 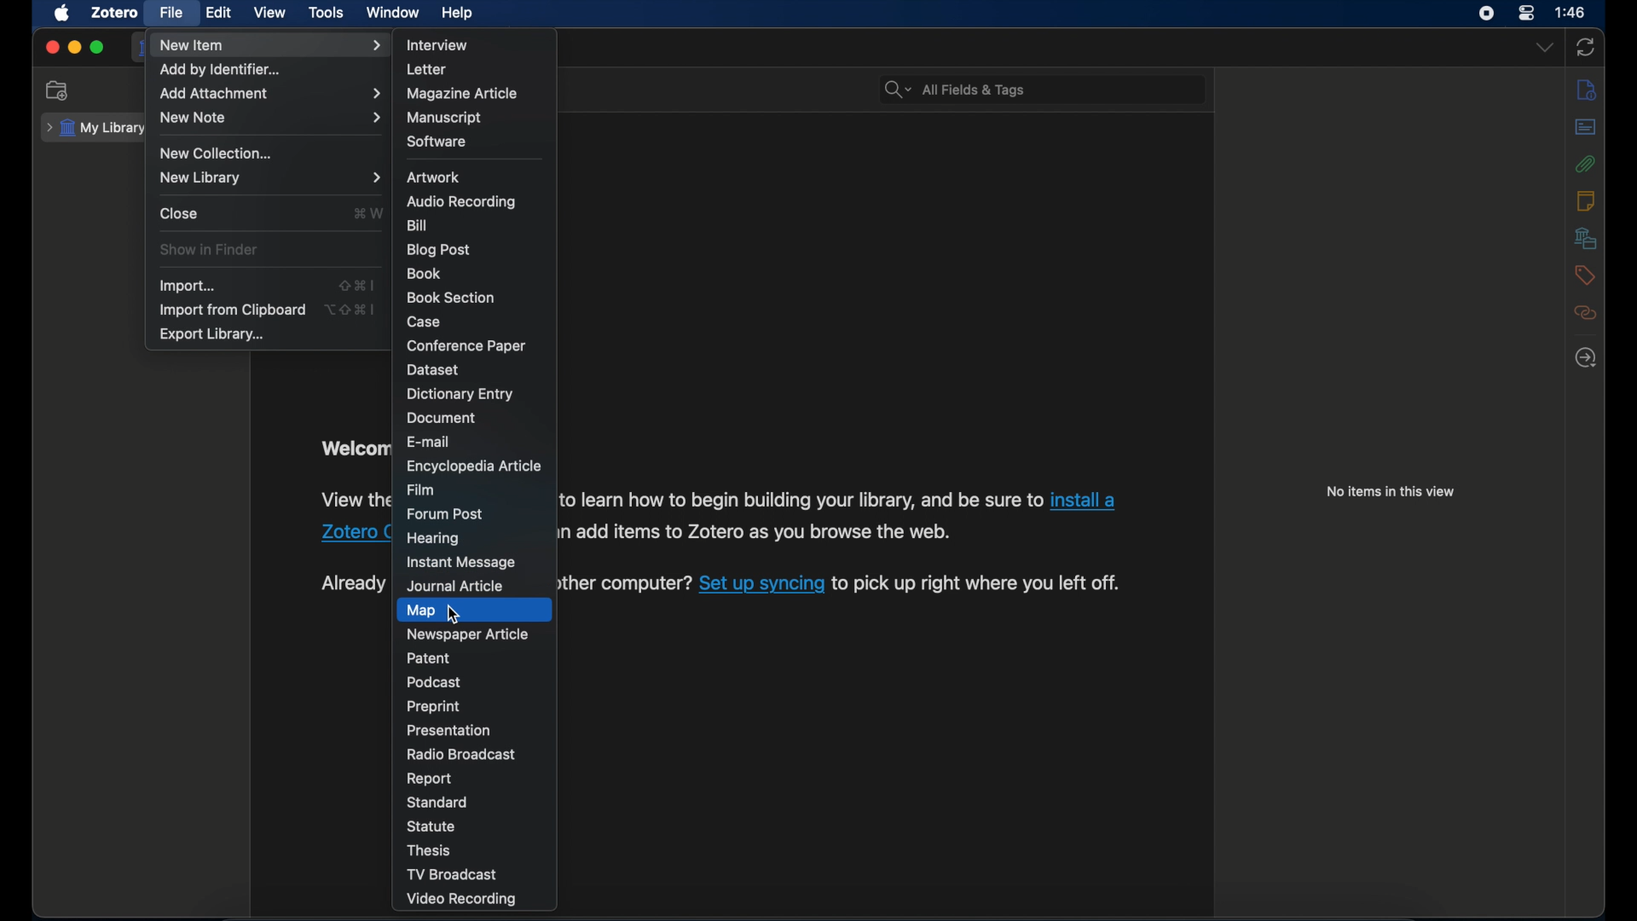 I want to click on new item, so click(x=270, y=45).